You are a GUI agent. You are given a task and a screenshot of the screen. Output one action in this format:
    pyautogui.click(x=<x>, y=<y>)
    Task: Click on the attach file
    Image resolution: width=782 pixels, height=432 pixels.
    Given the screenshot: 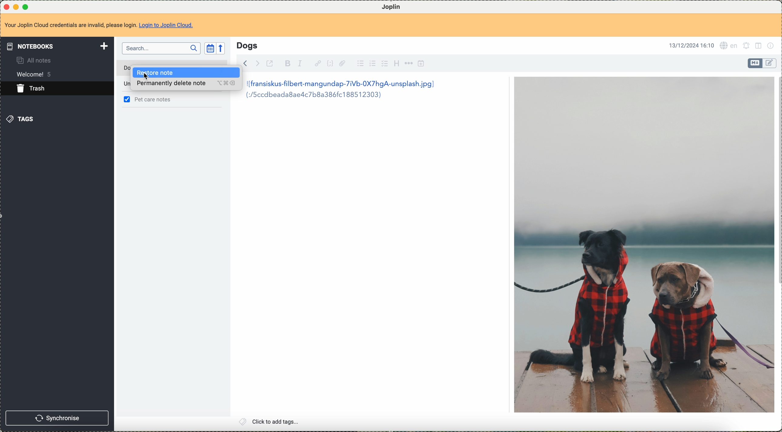 What is the action you would take?
    pyautogui.click(x=344, y=64)
    